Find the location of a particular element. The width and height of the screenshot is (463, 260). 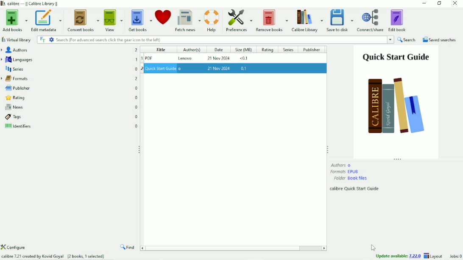

Resize is located at coordinates (398, 159).